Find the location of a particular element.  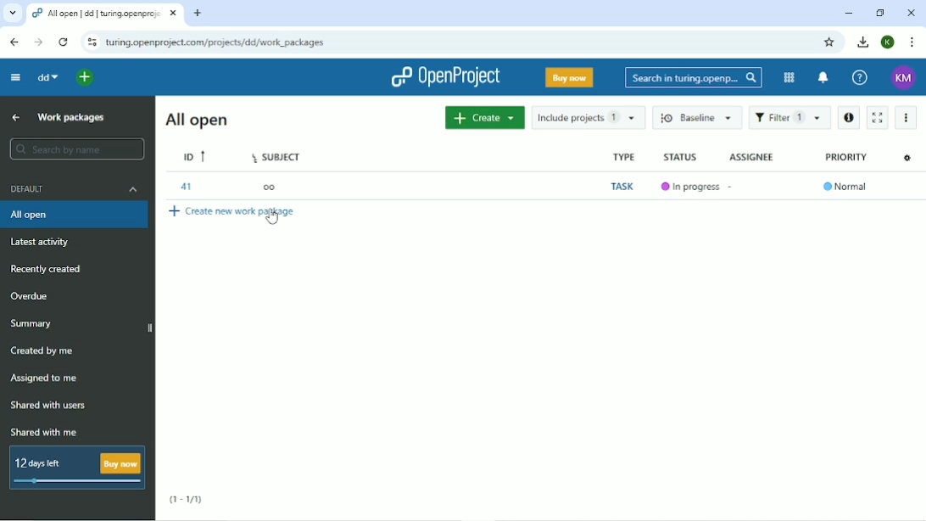

Type is located at coordinates (621, 158).